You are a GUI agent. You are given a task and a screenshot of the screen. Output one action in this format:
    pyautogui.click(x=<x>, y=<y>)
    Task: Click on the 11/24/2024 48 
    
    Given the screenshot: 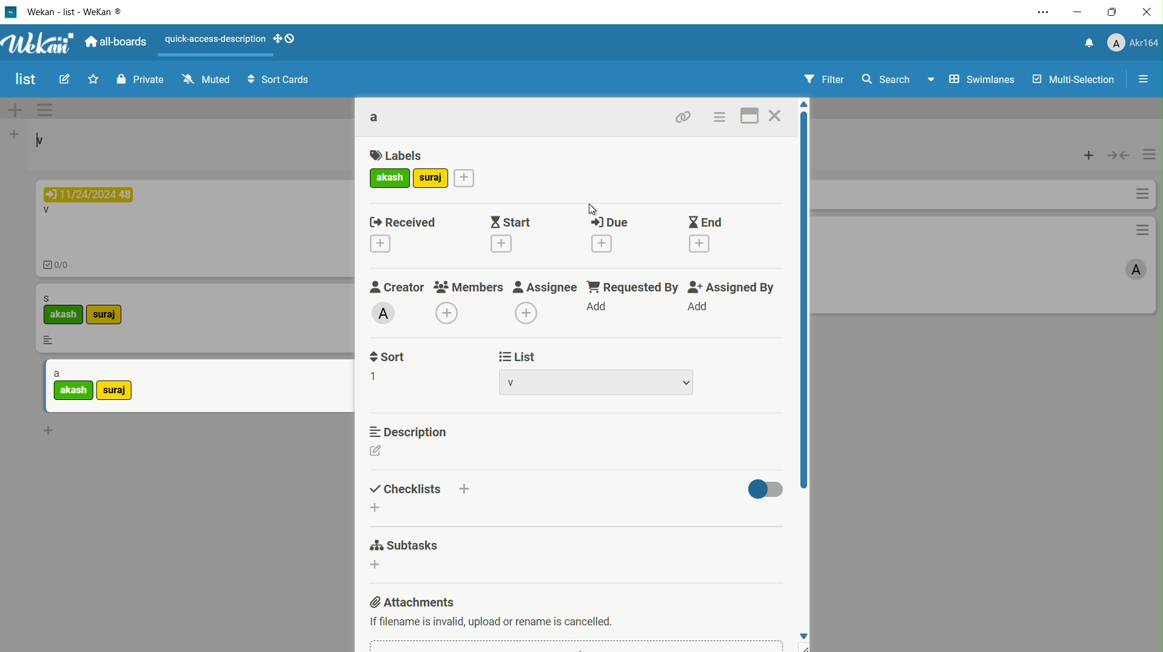 What is the action you would take?
    pyautogui.click(x=93, y=193)
    